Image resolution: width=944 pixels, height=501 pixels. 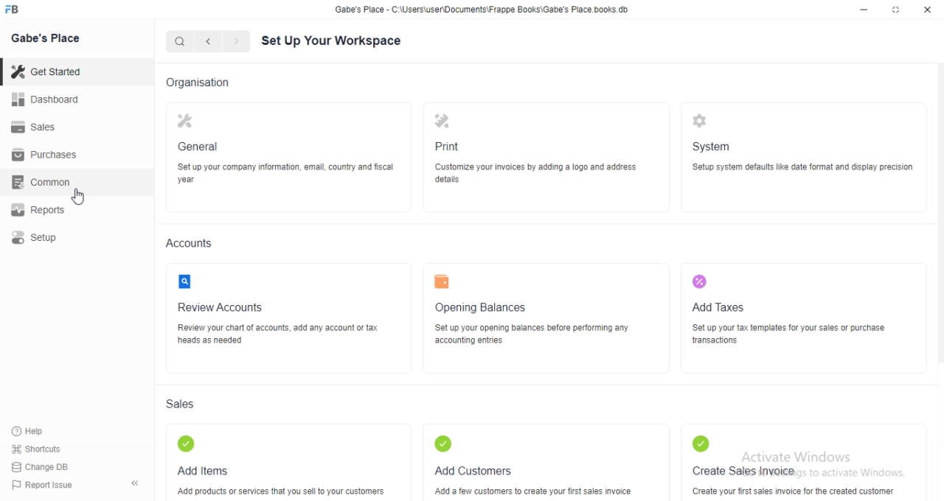 What do you see at coordinates (701, 444) in the screenshot?
I see `tick mark` at bounding box center [701, 444].